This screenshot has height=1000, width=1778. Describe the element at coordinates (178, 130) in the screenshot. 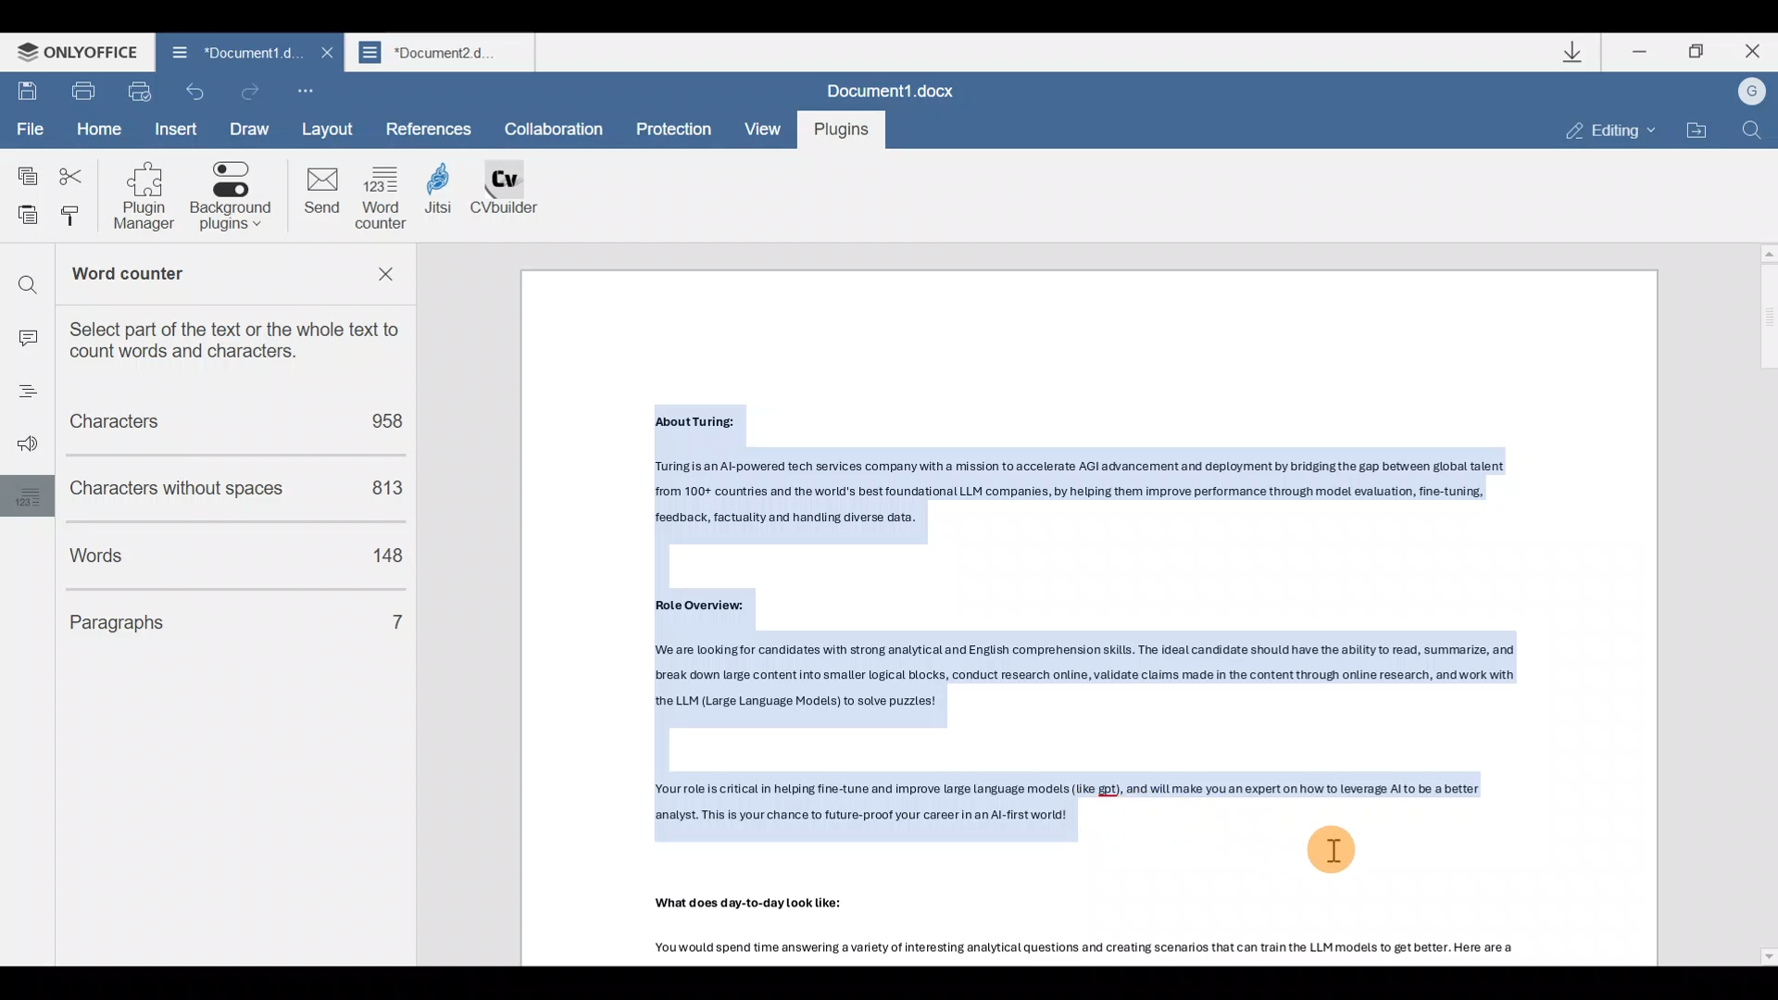

I see `Insert` at that location.